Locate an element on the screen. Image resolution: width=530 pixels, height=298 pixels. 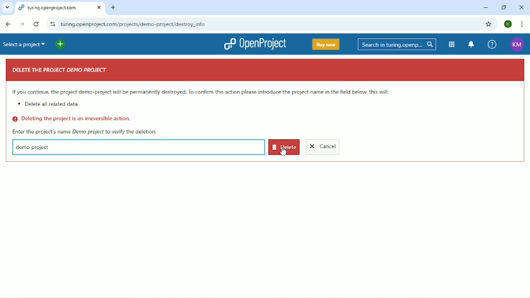
Buy now is located at coordinates (326, 44).